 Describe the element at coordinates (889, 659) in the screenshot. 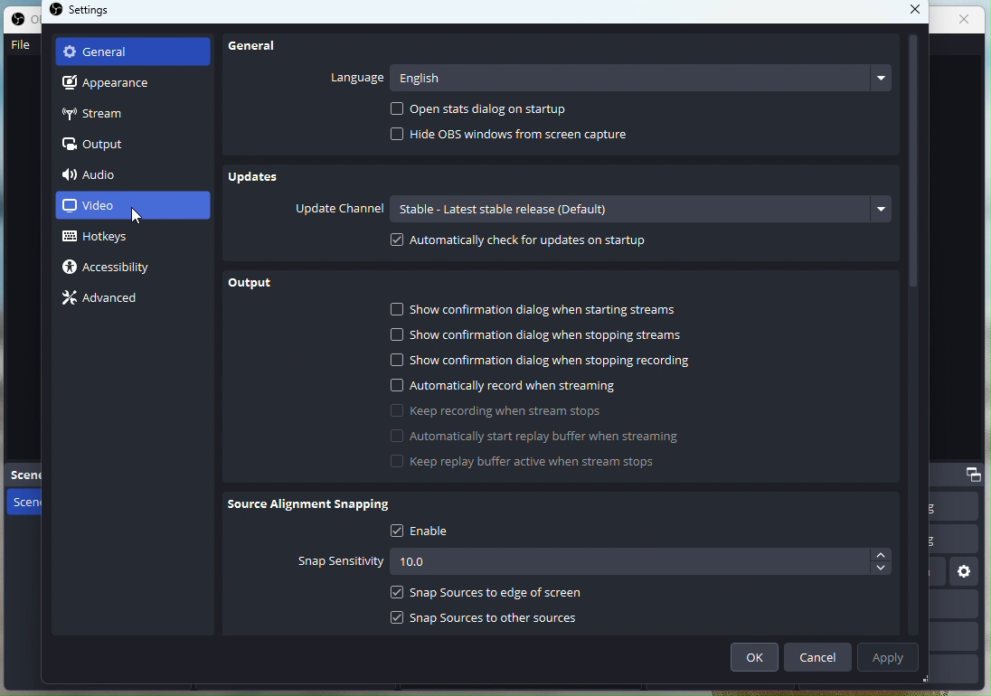

I see `Apply` at that location.